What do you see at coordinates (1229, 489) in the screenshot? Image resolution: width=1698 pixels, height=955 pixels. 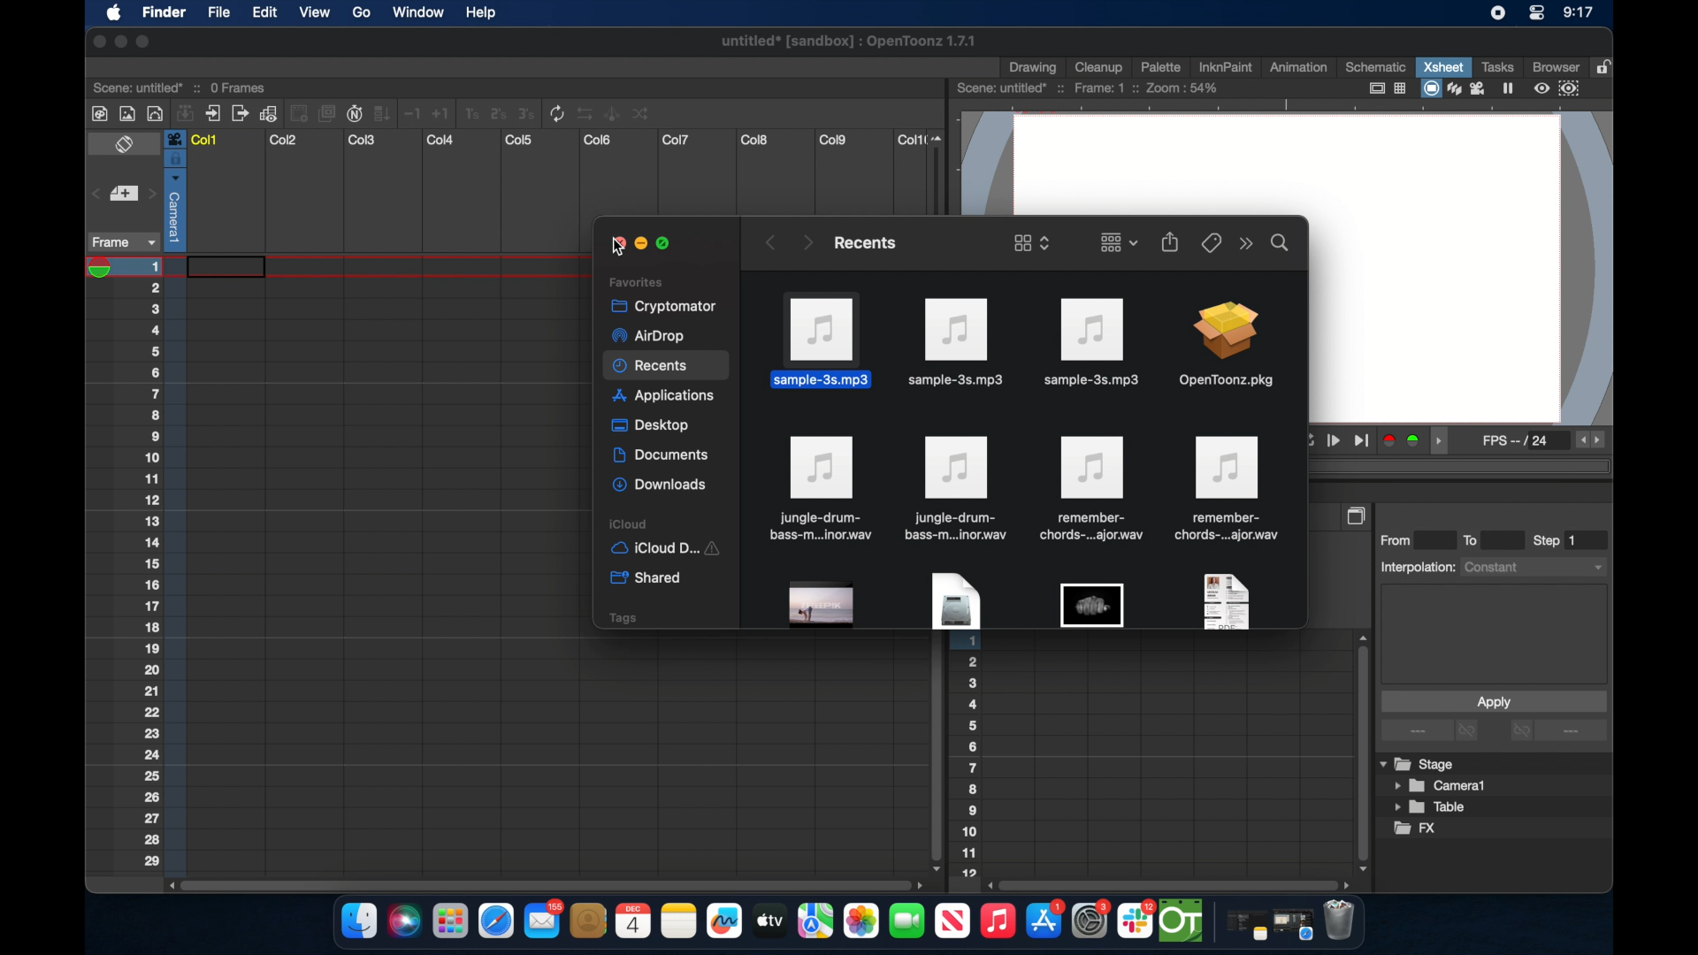 I see `file` at bounding box center [1229, 489].